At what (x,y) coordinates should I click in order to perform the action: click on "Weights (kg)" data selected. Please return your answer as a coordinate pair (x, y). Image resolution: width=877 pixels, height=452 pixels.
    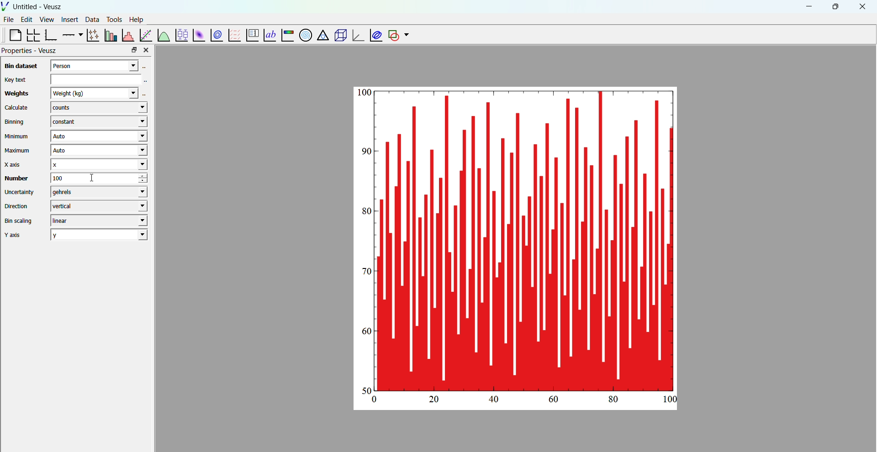
    Looking at the image, I should click on (99, 93).